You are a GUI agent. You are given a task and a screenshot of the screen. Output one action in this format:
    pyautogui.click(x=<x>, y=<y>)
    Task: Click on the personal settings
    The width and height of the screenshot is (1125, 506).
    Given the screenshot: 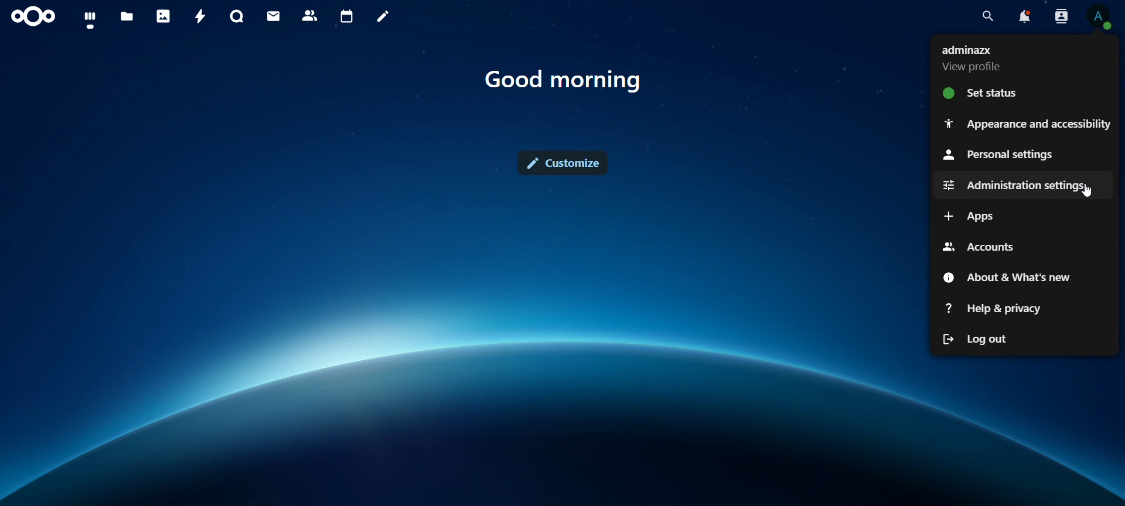 What is the action you would take?
    pyautogui.click(x=1009, y=153)
    